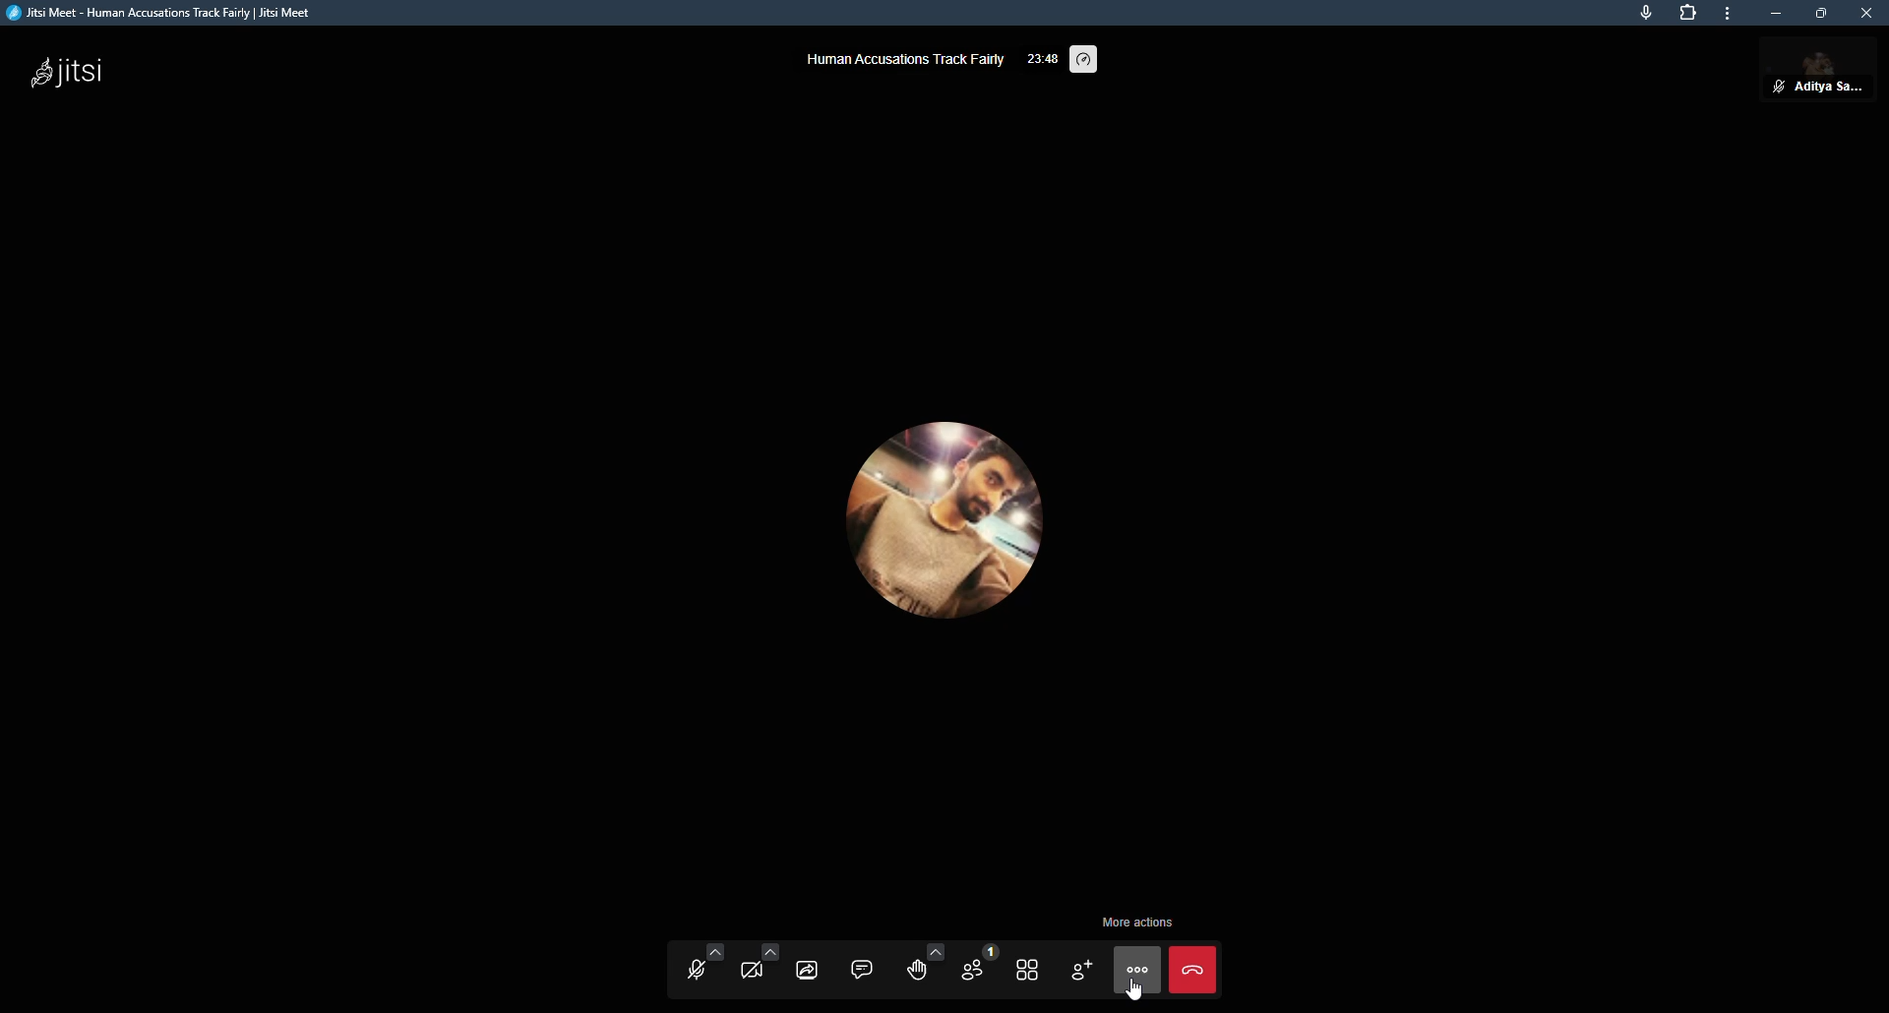 The width and height of the screenshot is (1889, 1013). What do you see at coordinates (756, 966) in the screenshot?
I see `start video` at bounding box center [756, 966].